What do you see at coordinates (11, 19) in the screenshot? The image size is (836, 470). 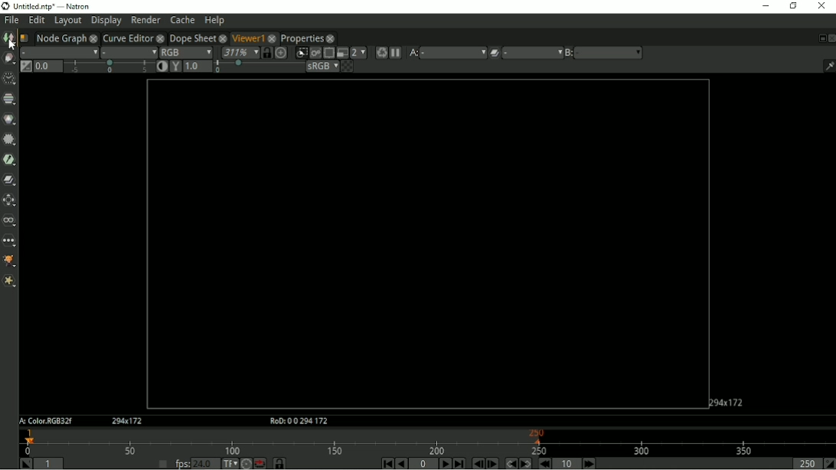 I see `File` at bounding box center [11, 19].